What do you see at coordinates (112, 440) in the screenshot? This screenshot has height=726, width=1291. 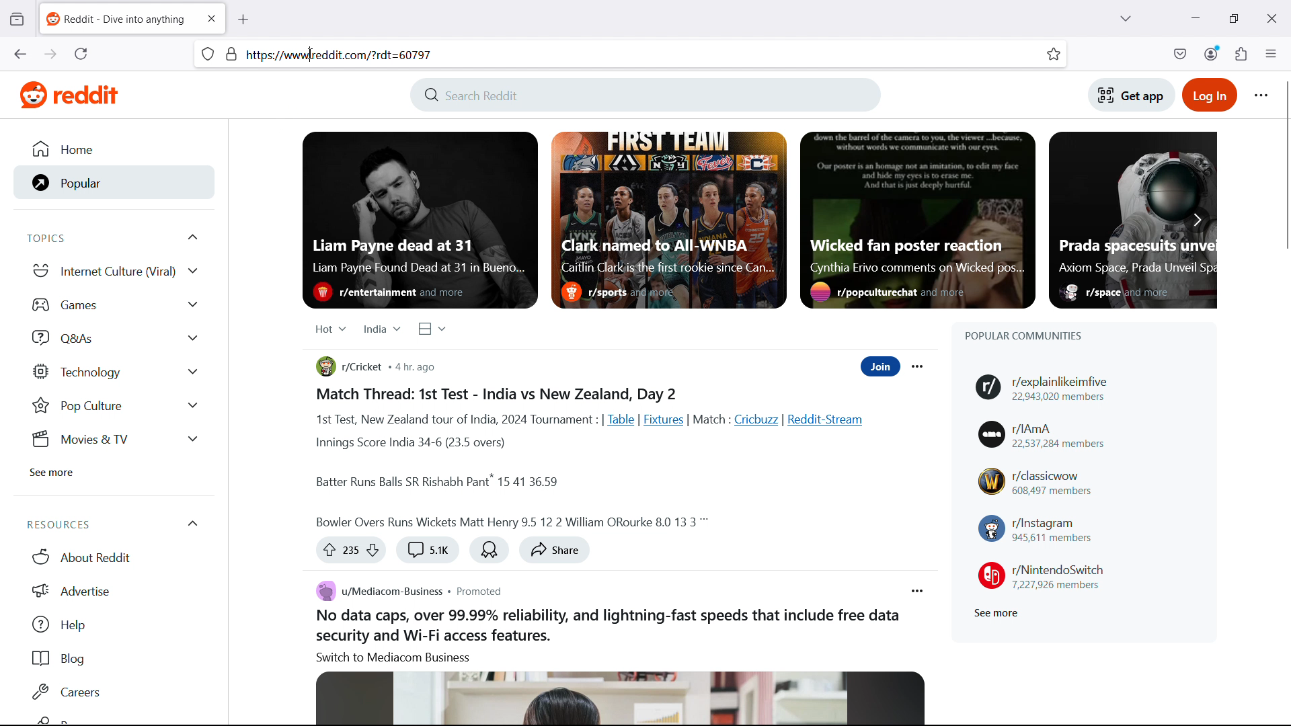 I see `Movies  & tv` at bounding box center [112, 440].